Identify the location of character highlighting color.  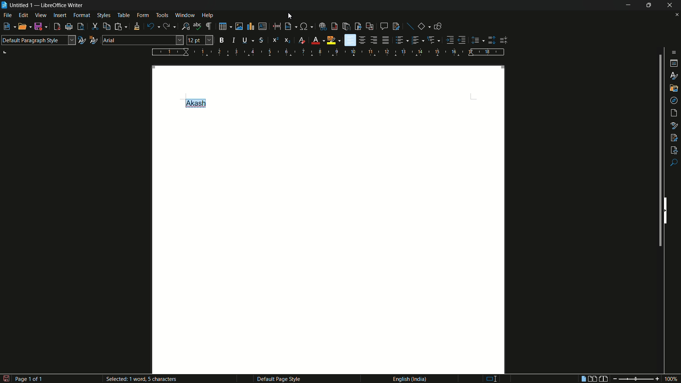
(331, 40).